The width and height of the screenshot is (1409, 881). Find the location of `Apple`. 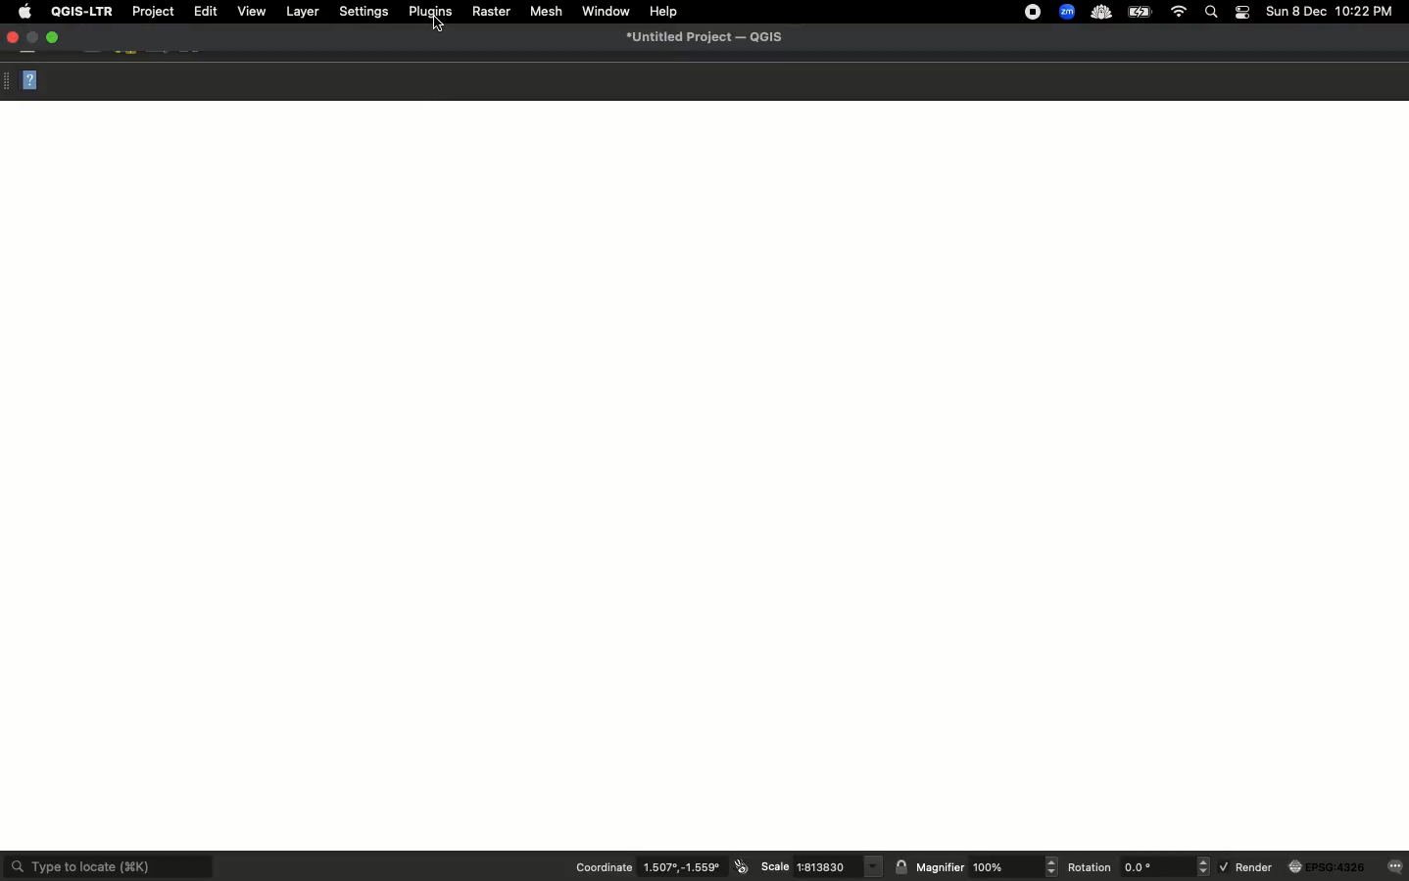

Apple is located at coordinates (22, 12).